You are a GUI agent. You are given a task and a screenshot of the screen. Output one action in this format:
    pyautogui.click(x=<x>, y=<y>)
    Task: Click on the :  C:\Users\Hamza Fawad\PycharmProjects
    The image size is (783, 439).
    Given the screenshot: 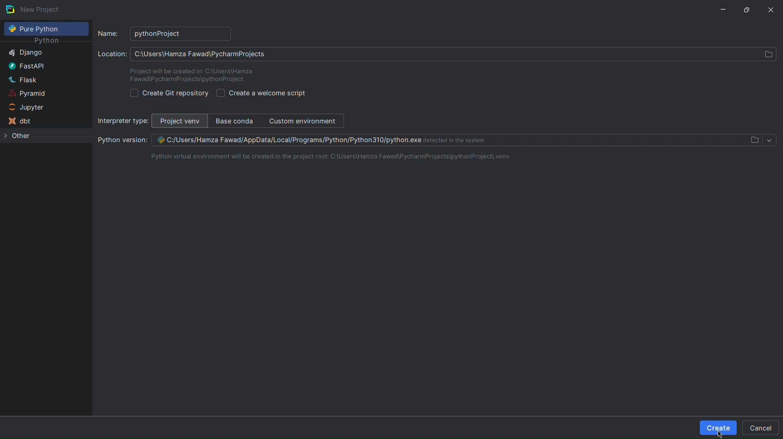 What is the action you would take?
    pyautogui.click(x=202, y=54)
    